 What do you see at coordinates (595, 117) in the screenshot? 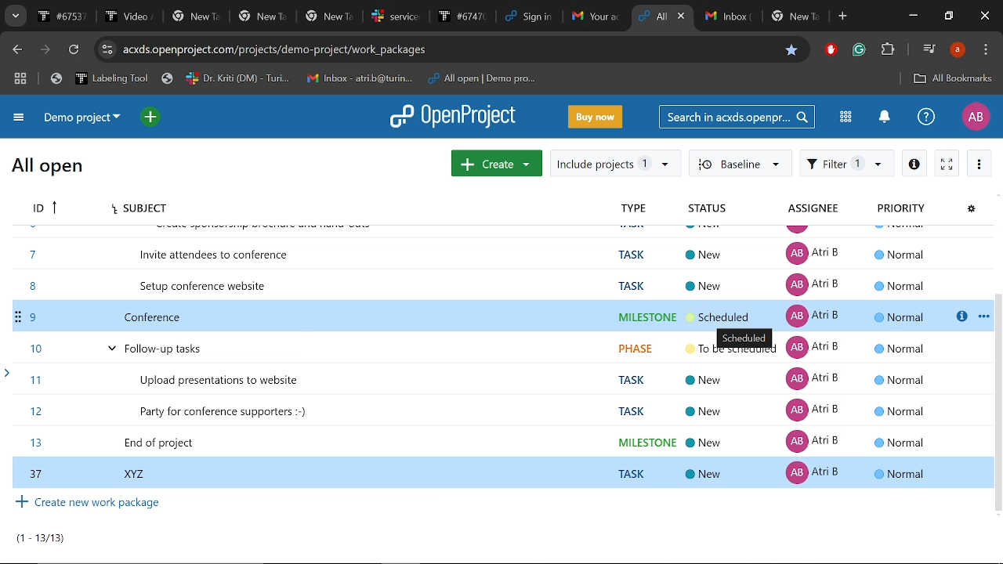
I see `` at bounding box center [595, 117].